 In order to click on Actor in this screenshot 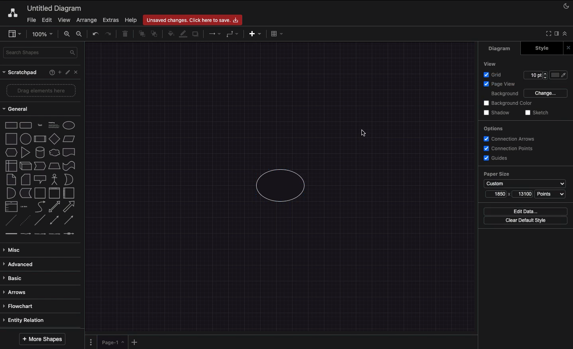, I will do `click(55, 178)`.